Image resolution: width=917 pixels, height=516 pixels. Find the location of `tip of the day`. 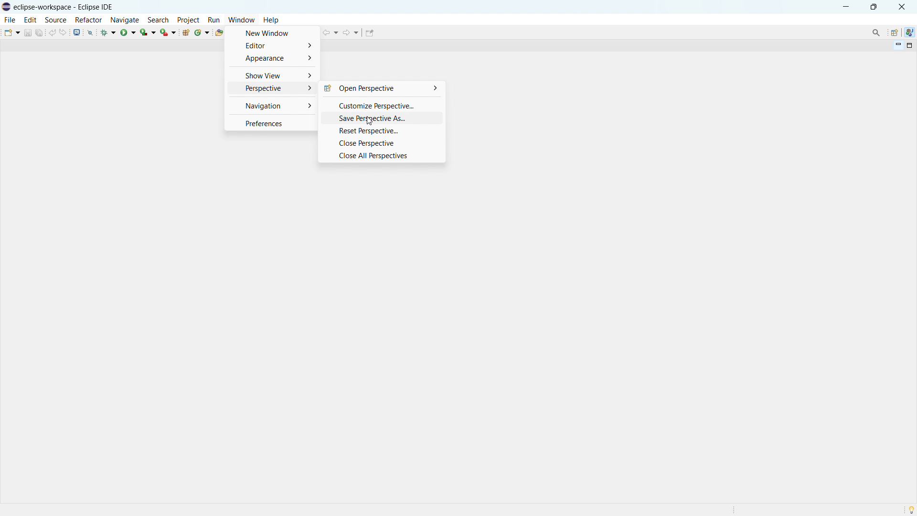

tip of the day is located at coordinates (911, 510).